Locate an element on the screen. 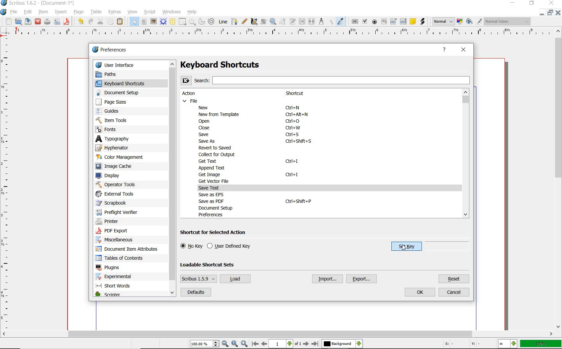  close is located at coordinates (464, 50).